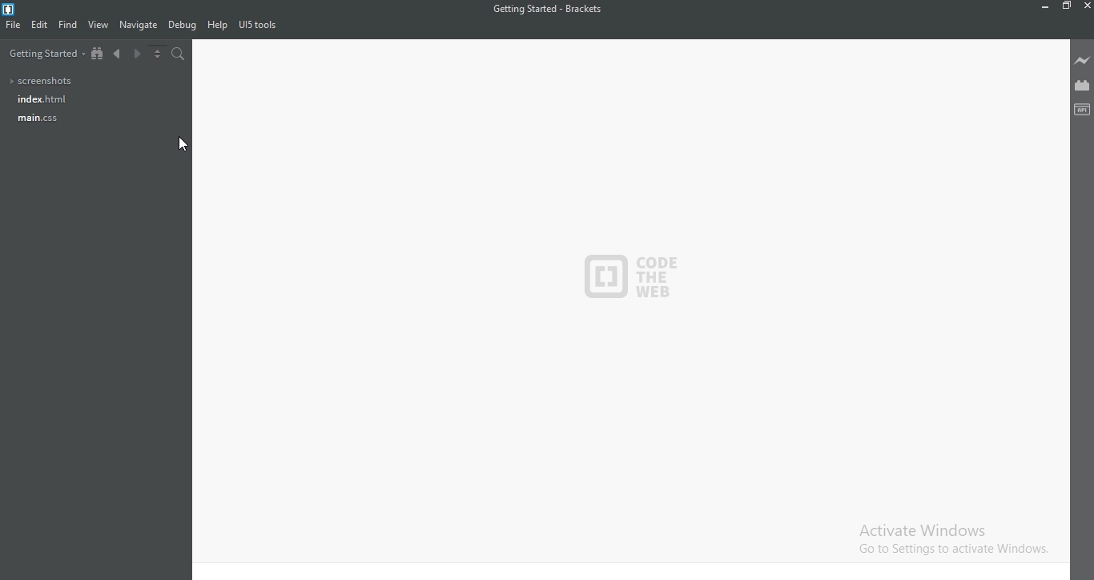 The image size is (1094, 580). What do you see at coordinates (97, 55) in the screenshot?
I see `Show file tree` at bounding box center [97, 55].